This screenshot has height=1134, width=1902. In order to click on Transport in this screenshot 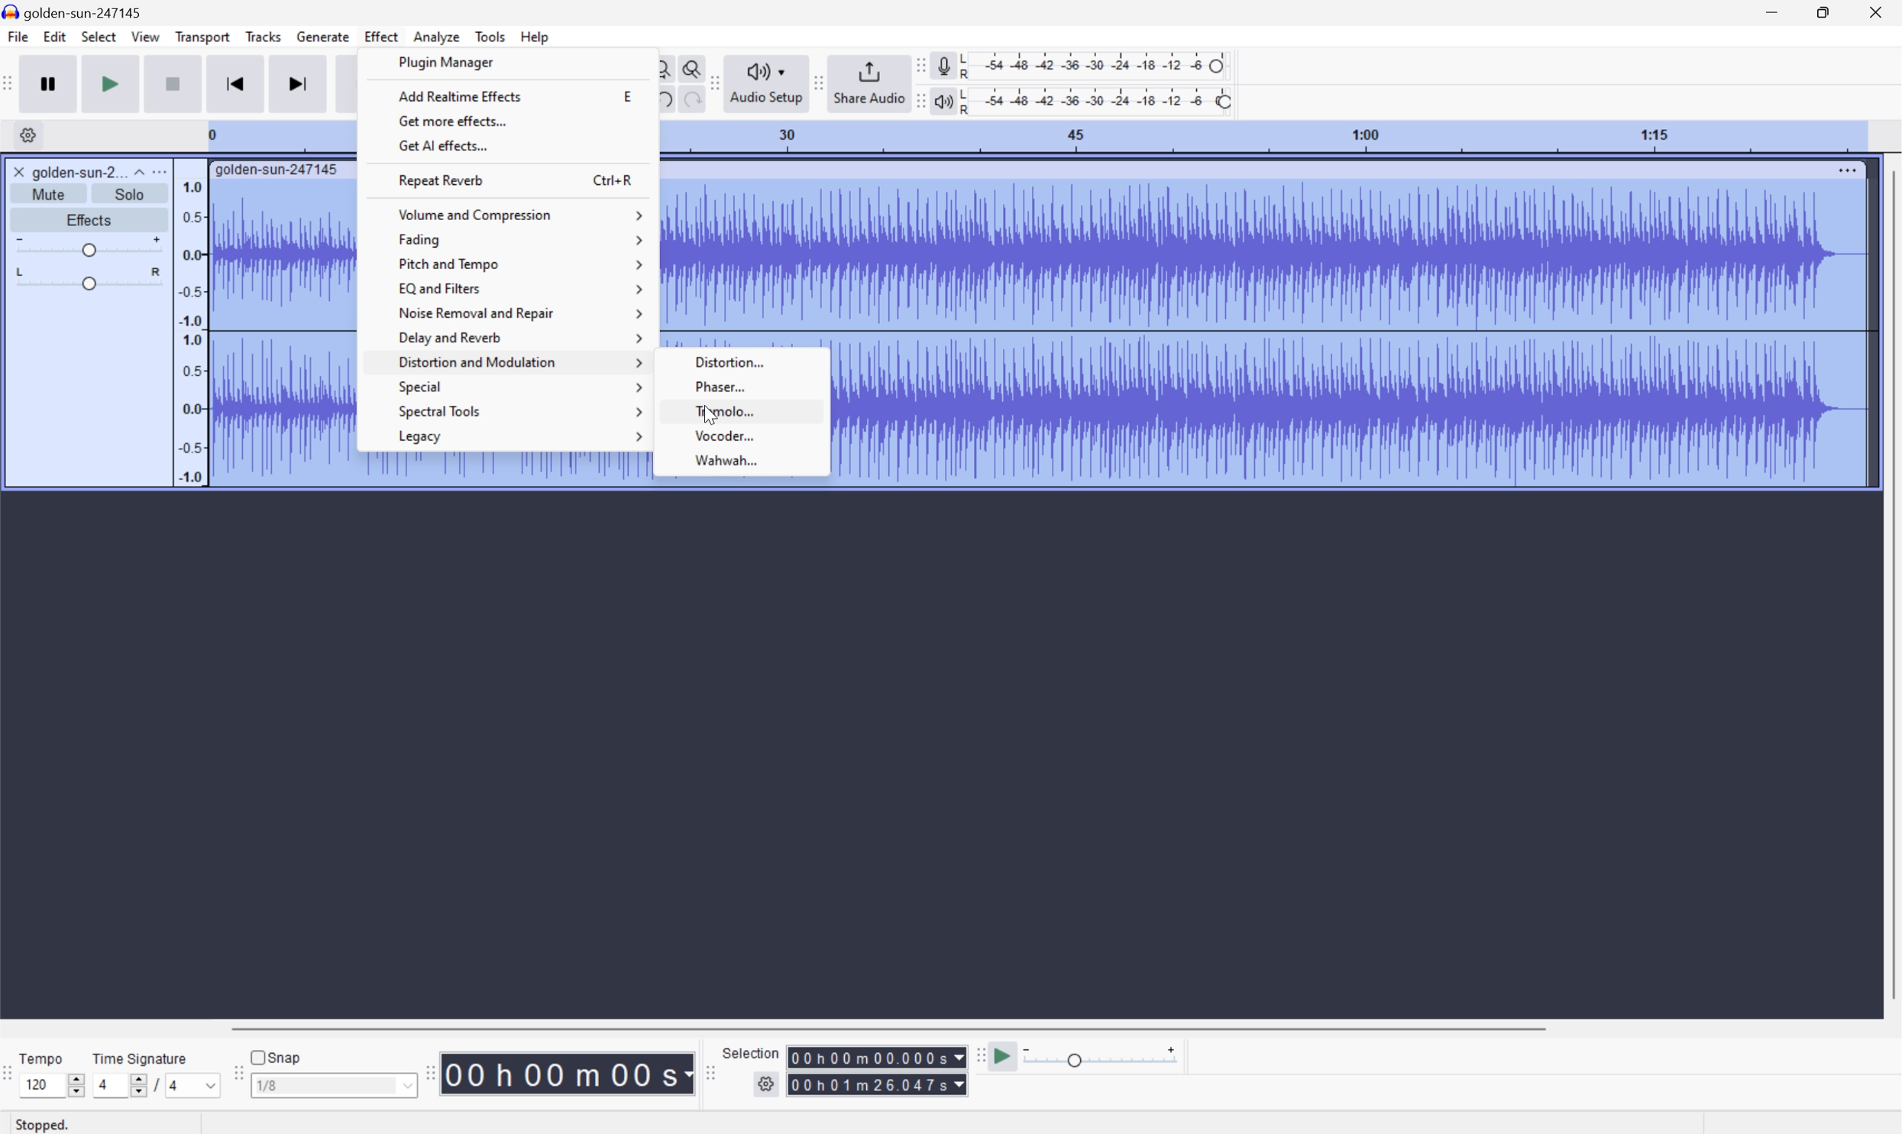, I will do `click(202, 36)`.